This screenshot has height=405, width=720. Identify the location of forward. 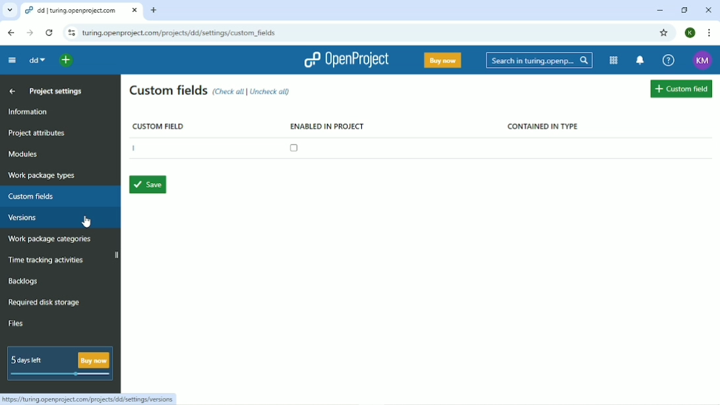
(28, 33).